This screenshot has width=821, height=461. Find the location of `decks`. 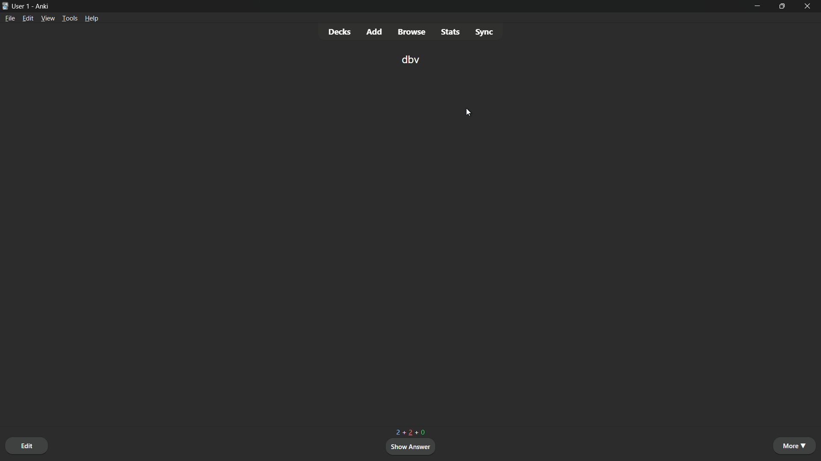

decks is located at coordinates (341, 31).